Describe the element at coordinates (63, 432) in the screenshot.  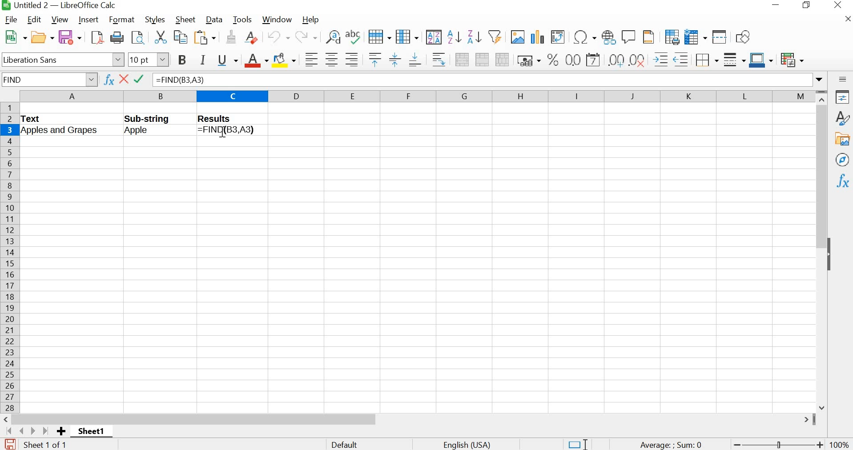
I see `add sheet` at that location.